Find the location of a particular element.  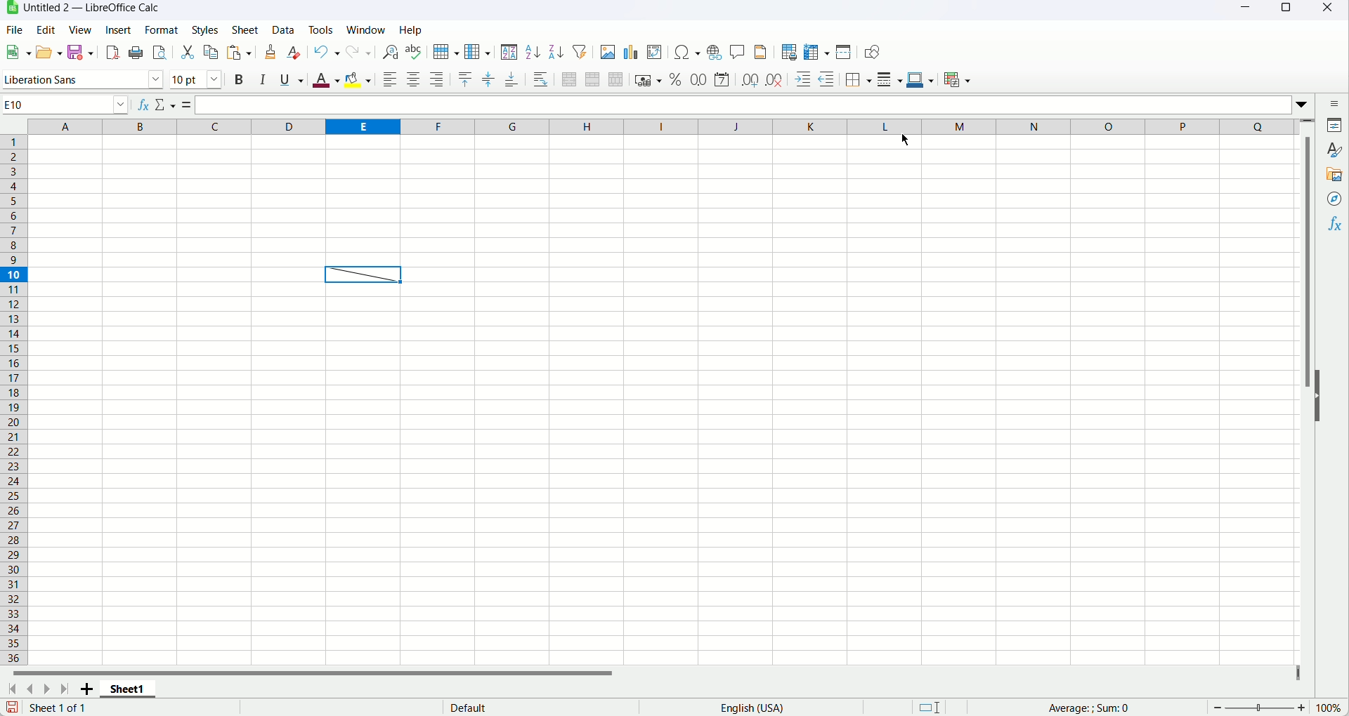

Row number is located at coordinates (15, 401).